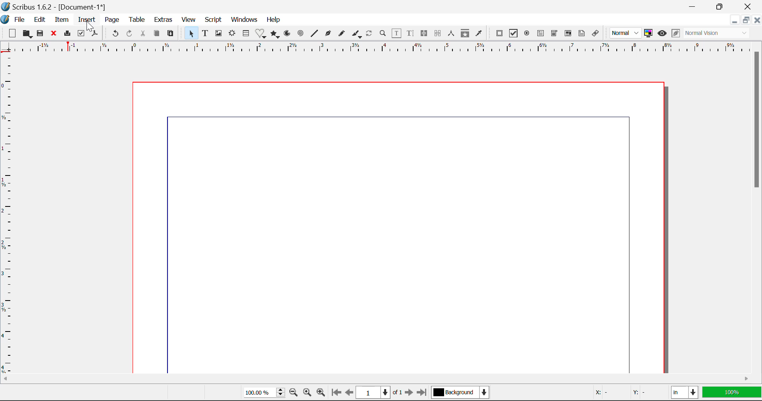  Describe the element at coordinates (397, 33) in the screenshot. I see `Edit Contents in Frame` at that location.